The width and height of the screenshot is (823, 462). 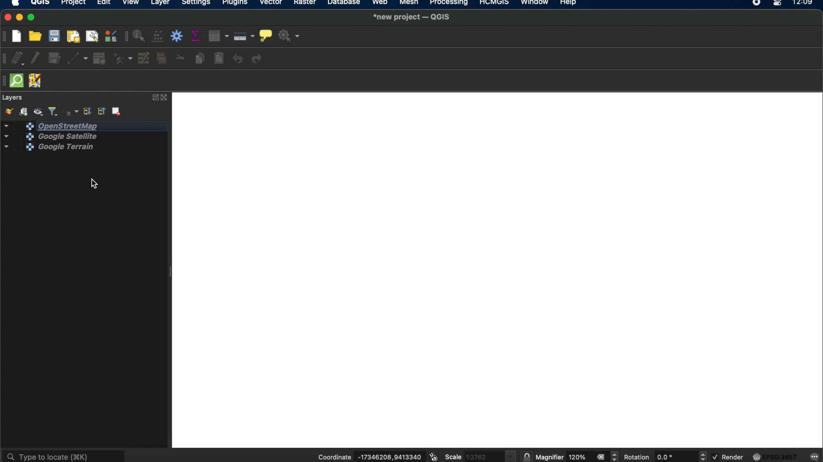 I want to click on window, so click(x=534, y=3).